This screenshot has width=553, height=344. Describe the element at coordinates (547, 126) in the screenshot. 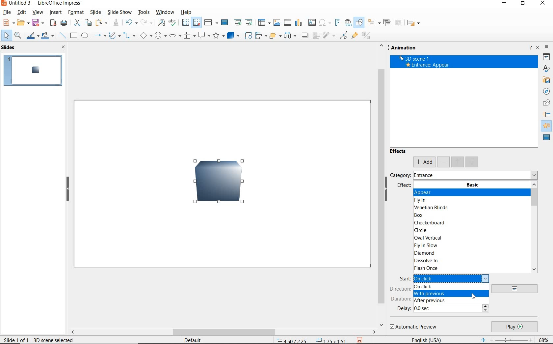

I see `ANNIMATION` at that location.